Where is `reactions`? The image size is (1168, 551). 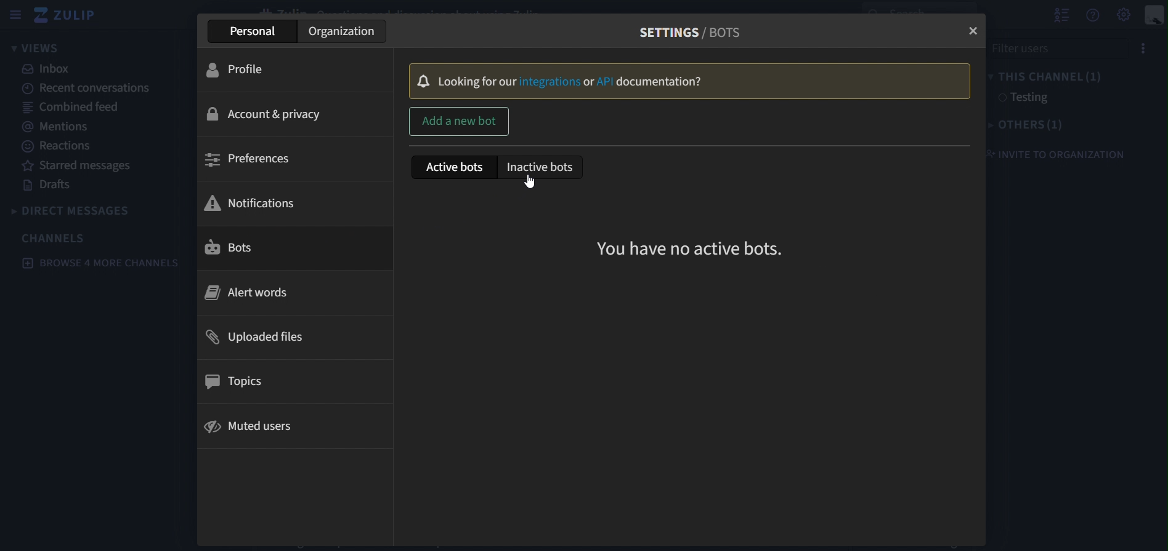 reactions is located at coordinates (62, 146).